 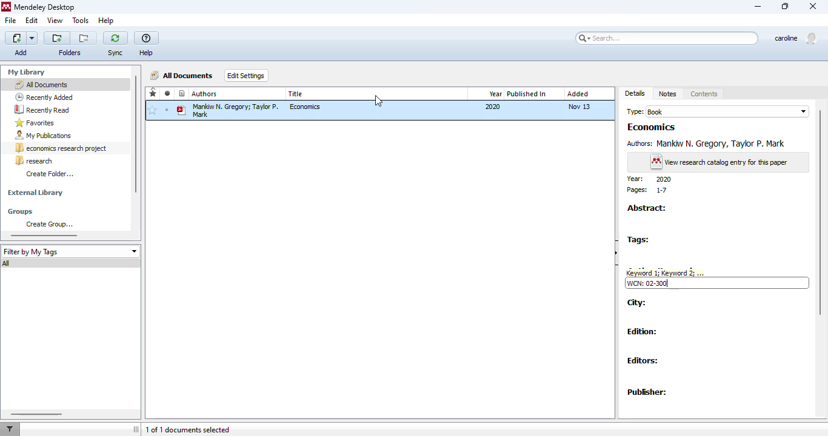 What do you see at coordinates (11, 20) in the screenshot?
I see `file` at bounding box center [11, 20].